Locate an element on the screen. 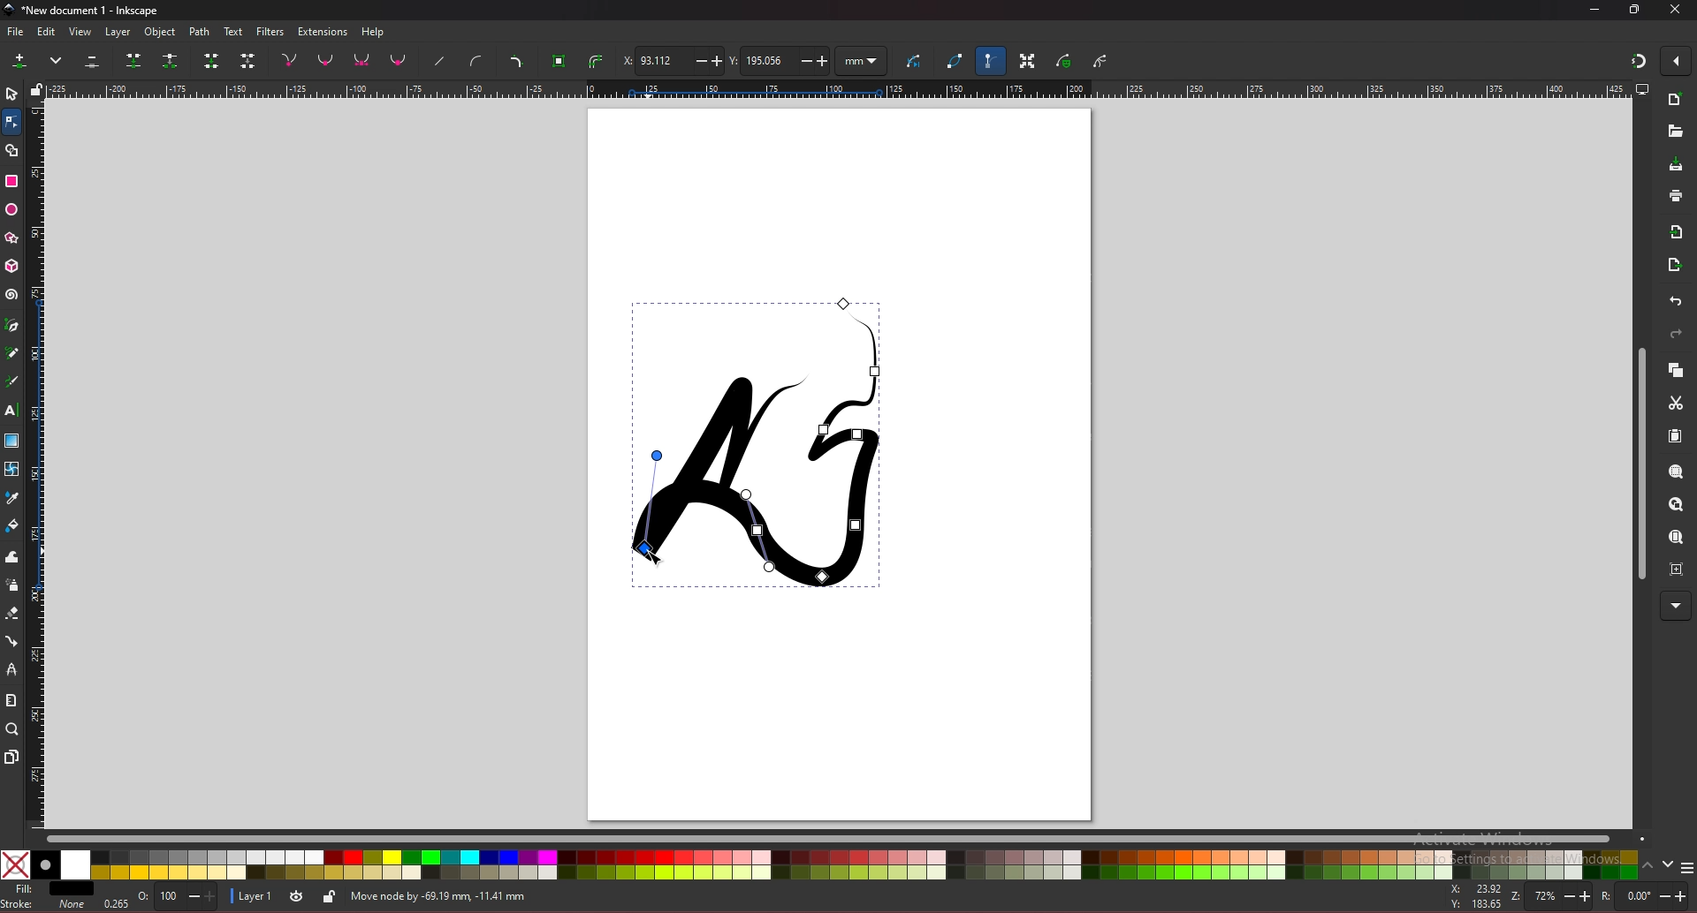  measure is located at coordinates (11, 698).